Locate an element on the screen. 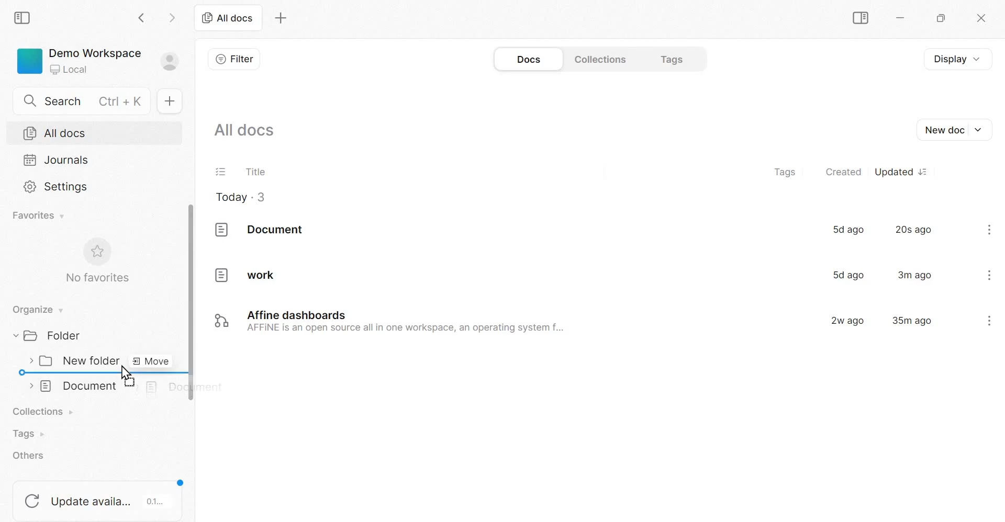 This screenshot has height=522, width=1005. Tags is located at coordinates (29, 434).